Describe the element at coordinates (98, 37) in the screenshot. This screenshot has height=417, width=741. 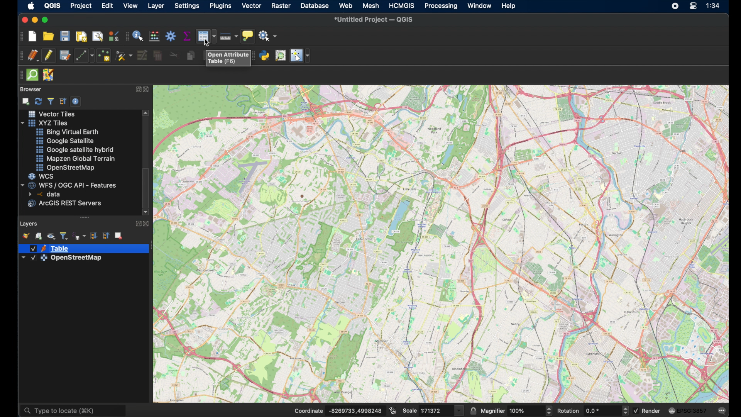
I see `show layout manager` at that location.